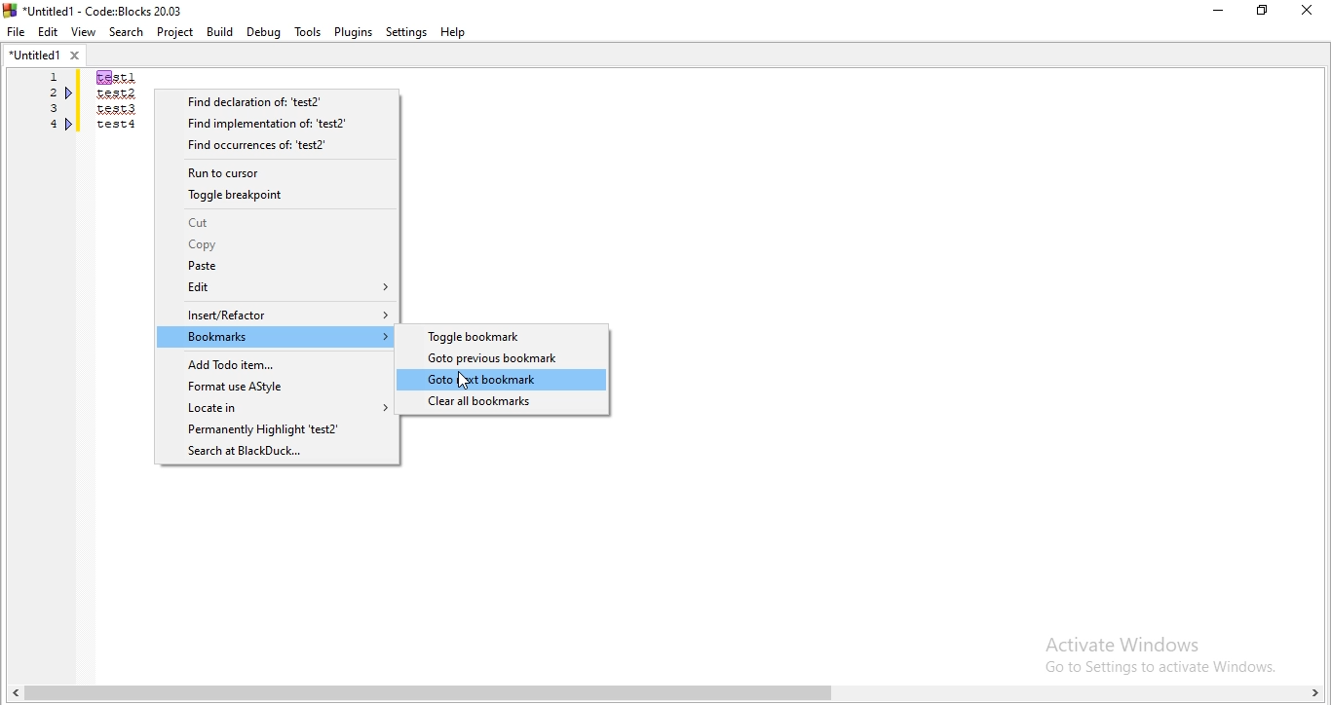  I want to click on Find occurrences of: 'test2', so click(282, 146).